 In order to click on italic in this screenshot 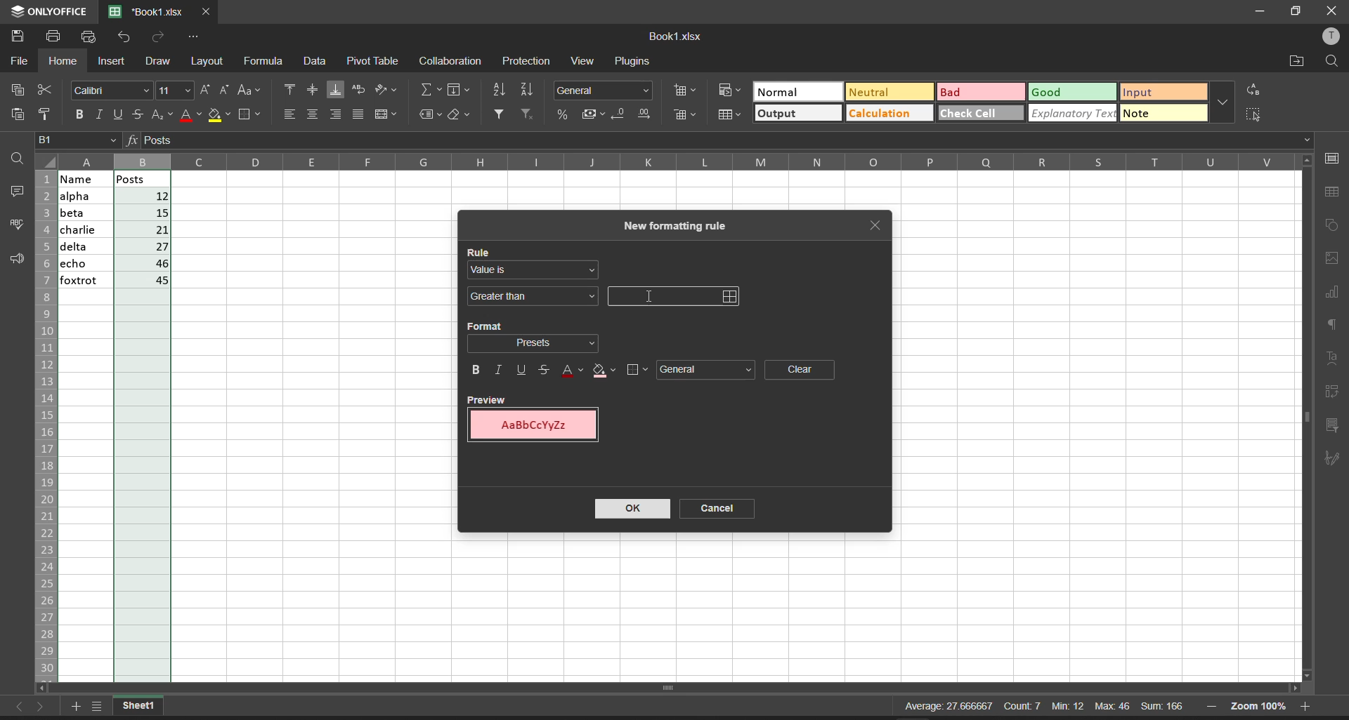, I will do `click(98, 115)`.